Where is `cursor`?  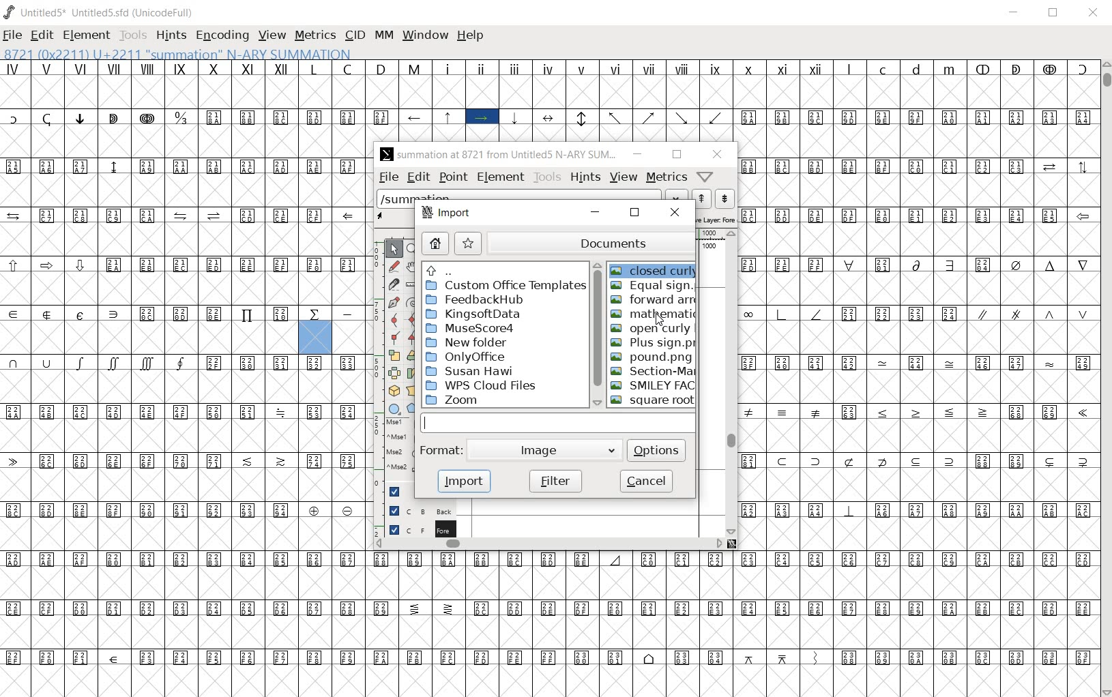
cursor is located at coordinates (659, 322).